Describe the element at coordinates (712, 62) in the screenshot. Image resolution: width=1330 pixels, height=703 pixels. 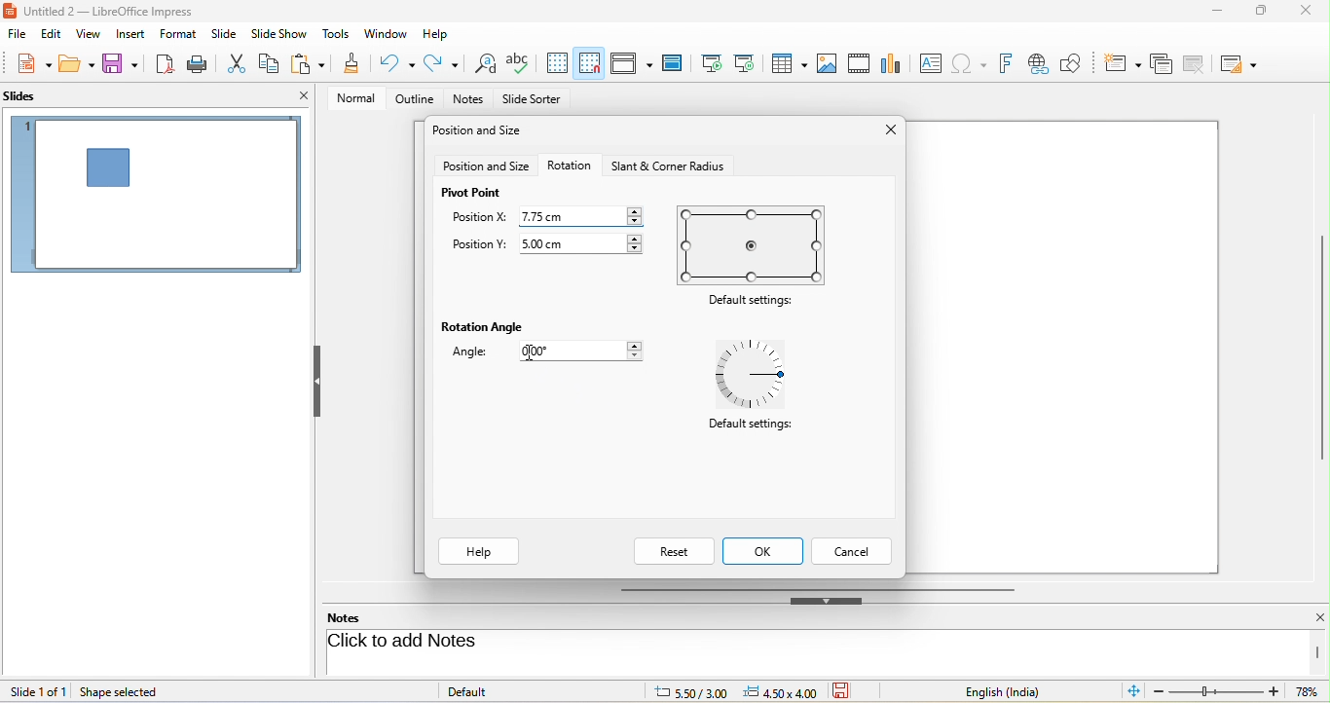
I see `start from first slide ` at that location.